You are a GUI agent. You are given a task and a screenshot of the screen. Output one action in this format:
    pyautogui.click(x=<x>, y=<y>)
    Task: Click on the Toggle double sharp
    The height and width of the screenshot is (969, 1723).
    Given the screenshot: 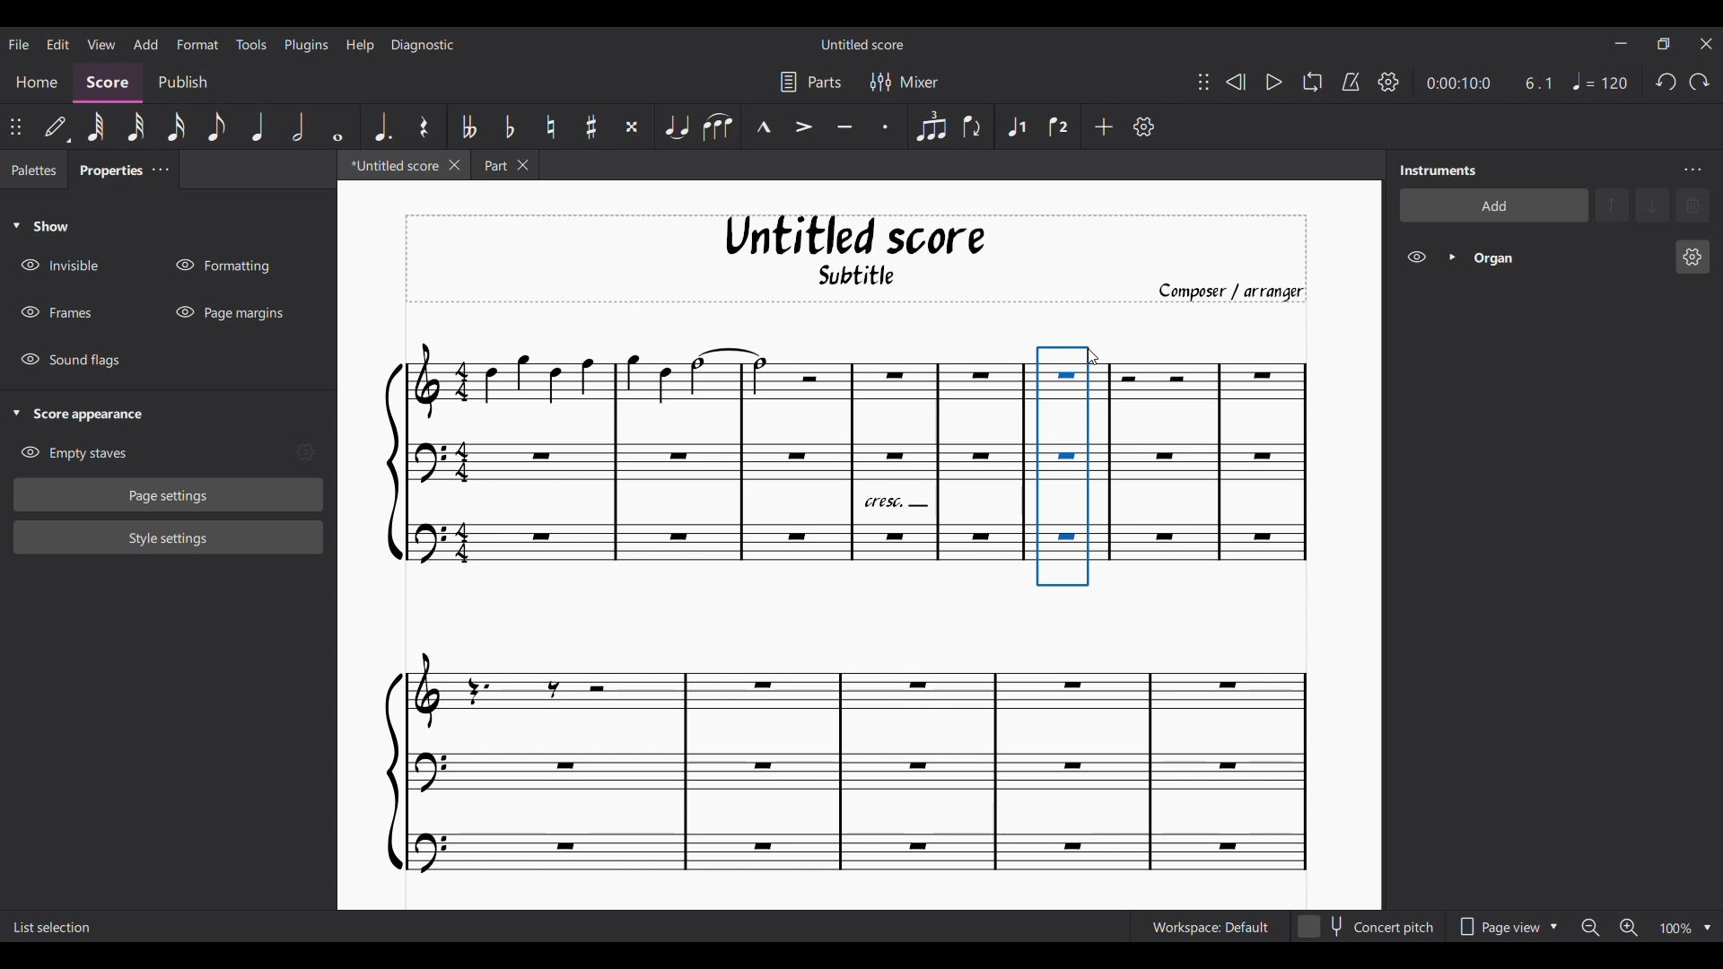 What is the action you would take?
    pyautogui.click(x=630, y=127)
    